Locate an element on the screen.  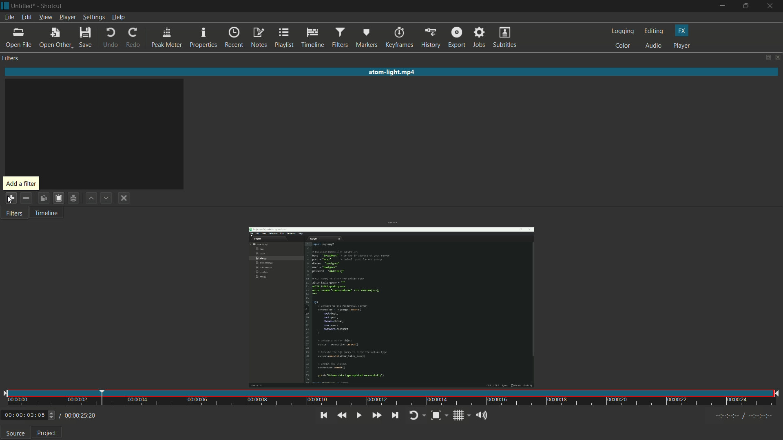
change layout is located at coordinates (767, 58).